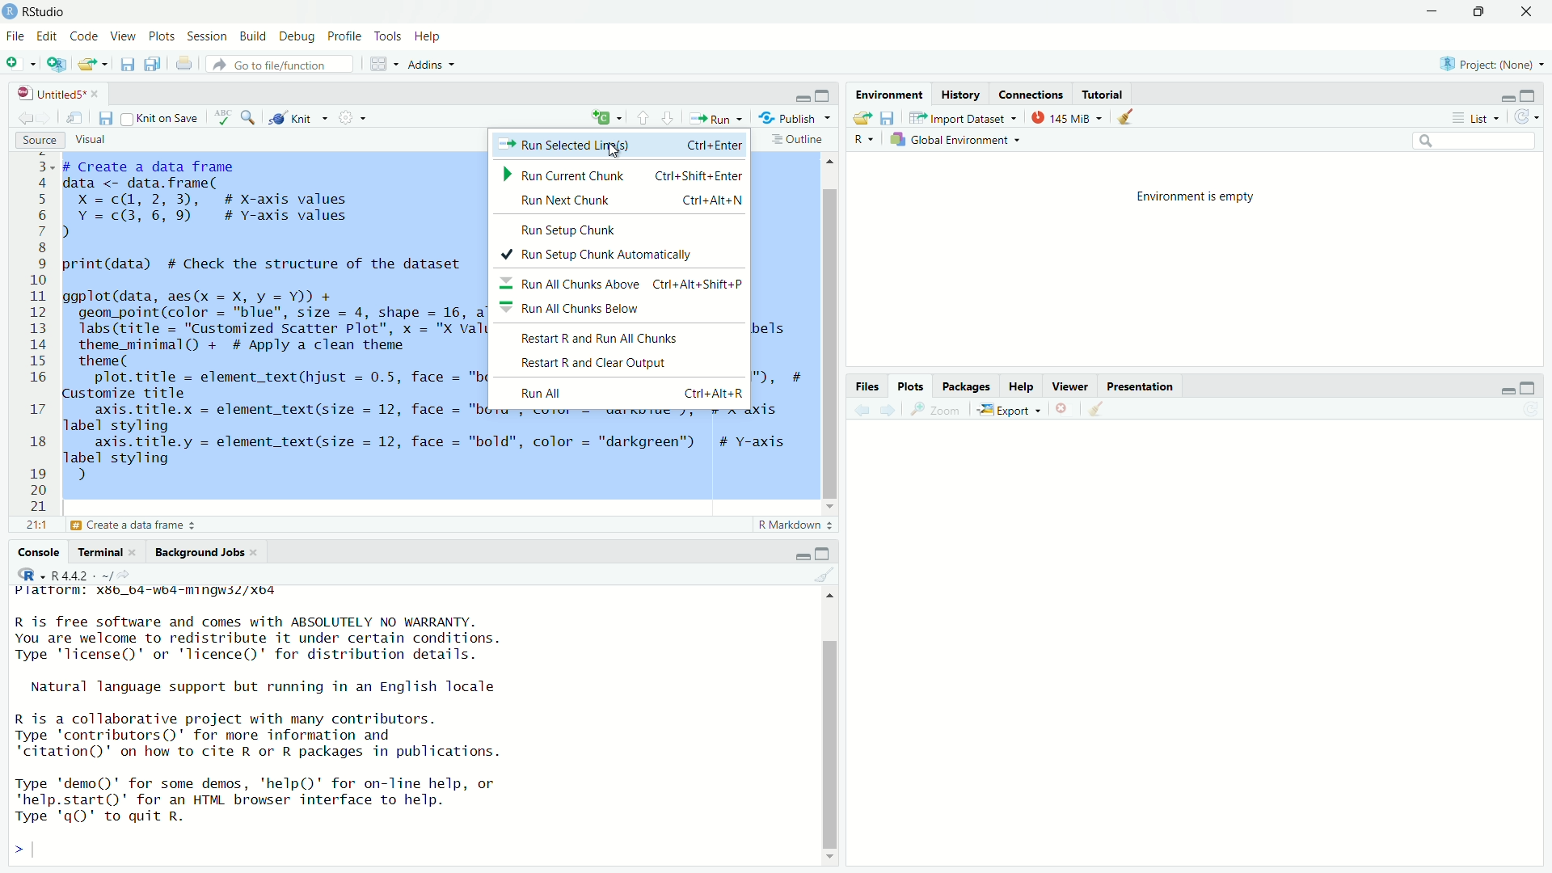 This screenshot has width=1552, height=873. I want to click on Knit on save, so click(161, 120).